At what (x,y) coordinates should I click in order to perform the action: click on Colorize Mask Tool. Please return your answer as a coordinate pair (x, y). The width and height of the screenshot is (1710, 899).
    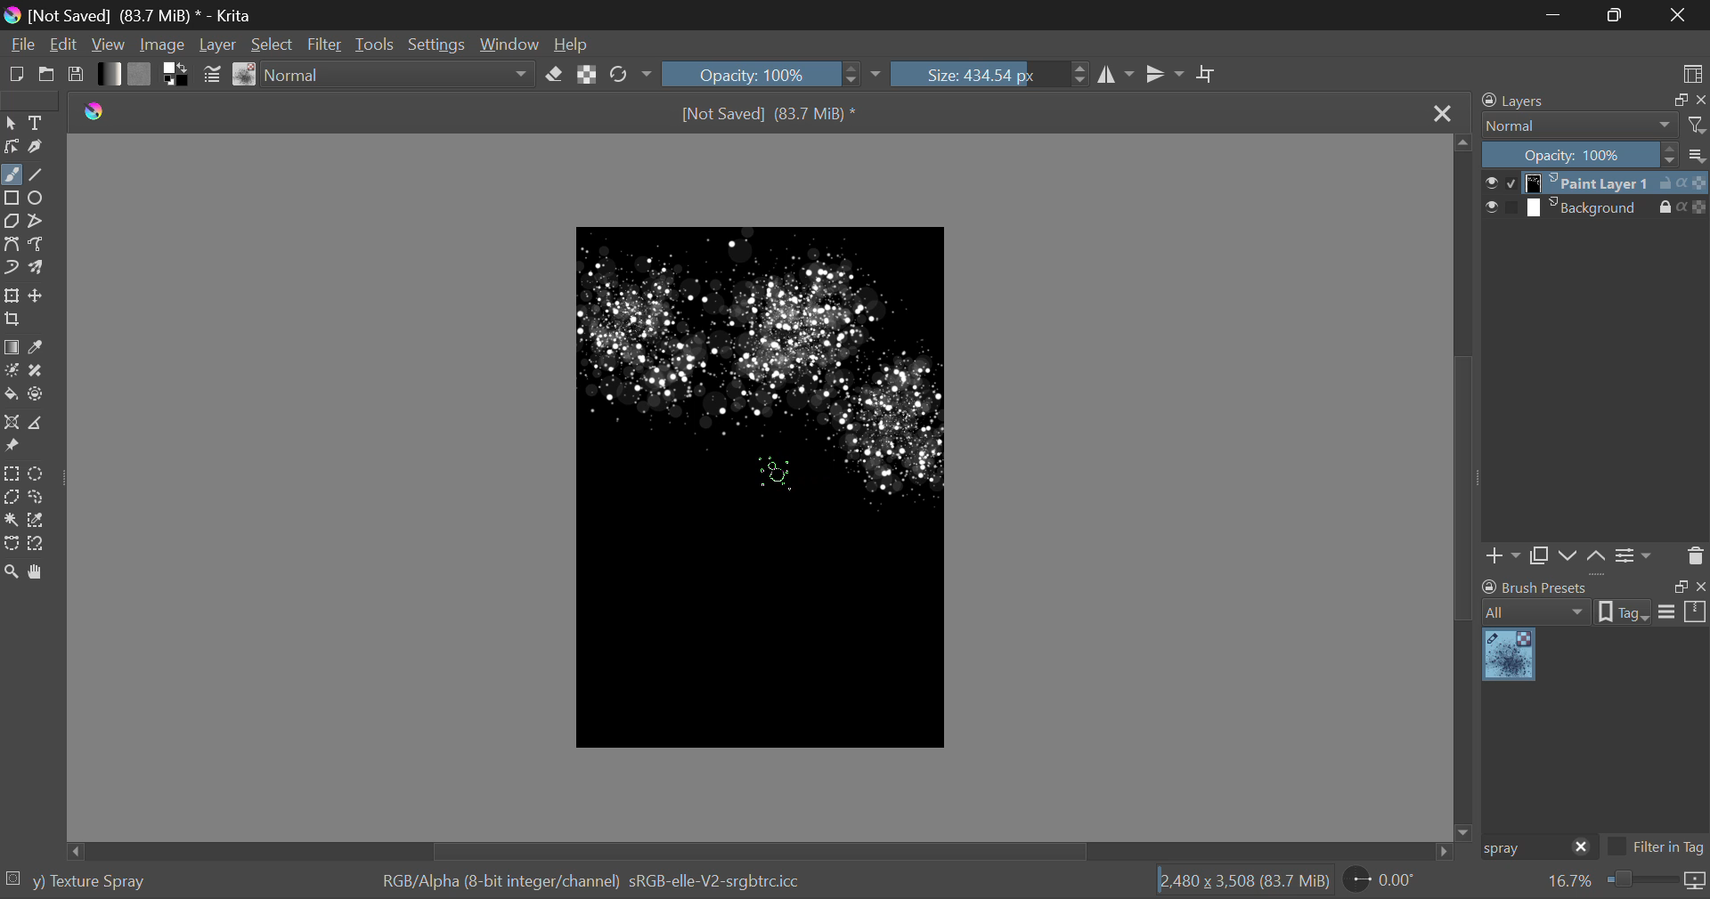
    Looking at the image, I should click on (12, 372).